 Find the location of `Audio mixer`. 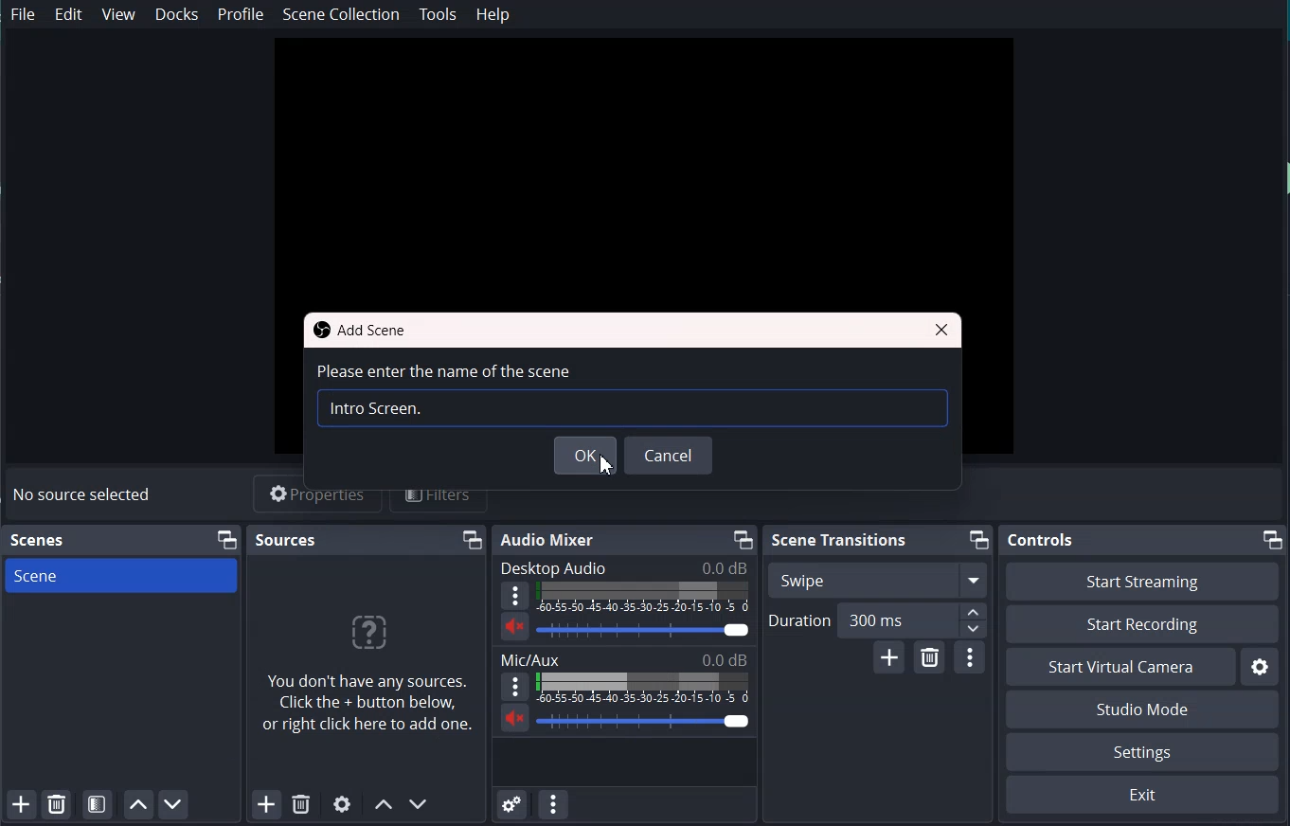

Audio mixer is located at coordinates (549, 540).